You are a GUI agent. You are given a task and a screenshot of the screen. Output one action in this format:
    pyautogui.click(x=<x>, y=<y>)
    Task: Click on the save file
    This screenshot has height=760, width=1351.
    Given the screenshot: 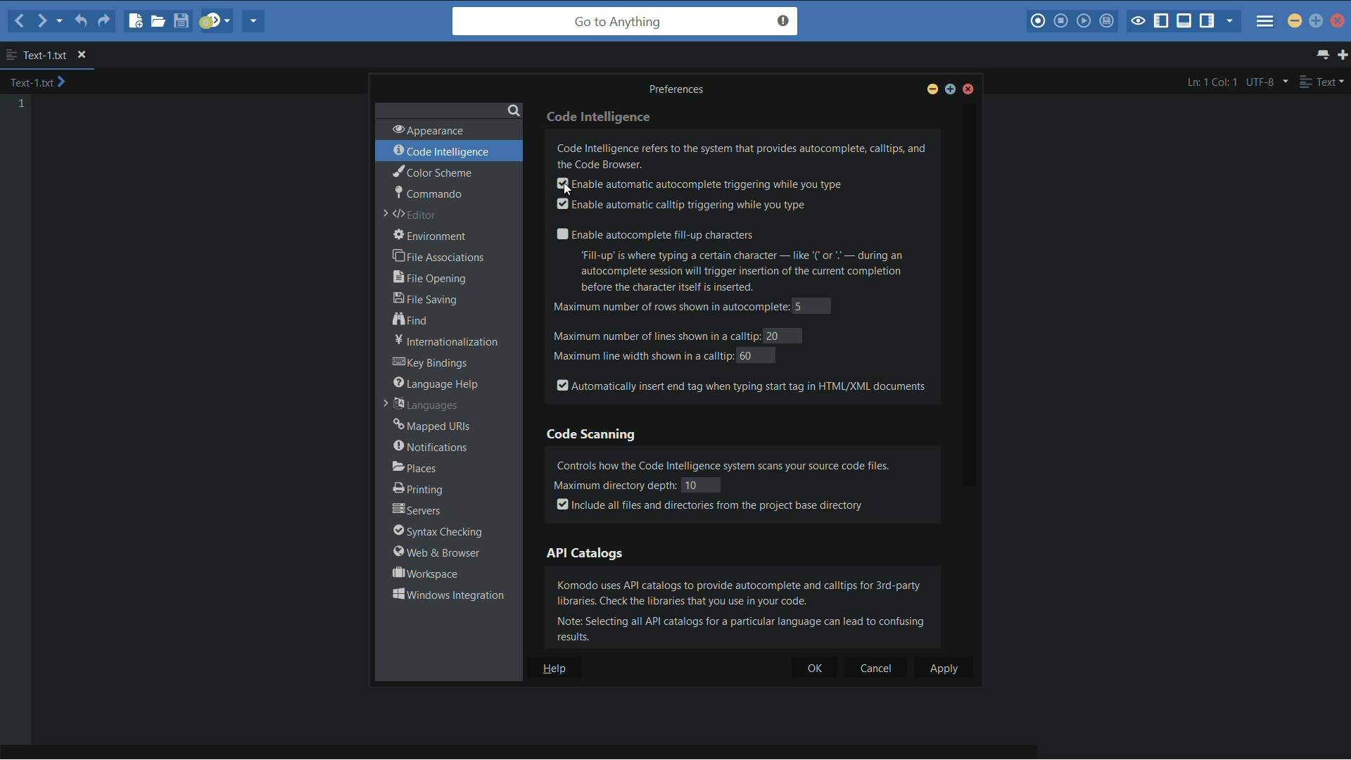 What is the action you would take?
    pyautogui.click(x=183, y=20)
    